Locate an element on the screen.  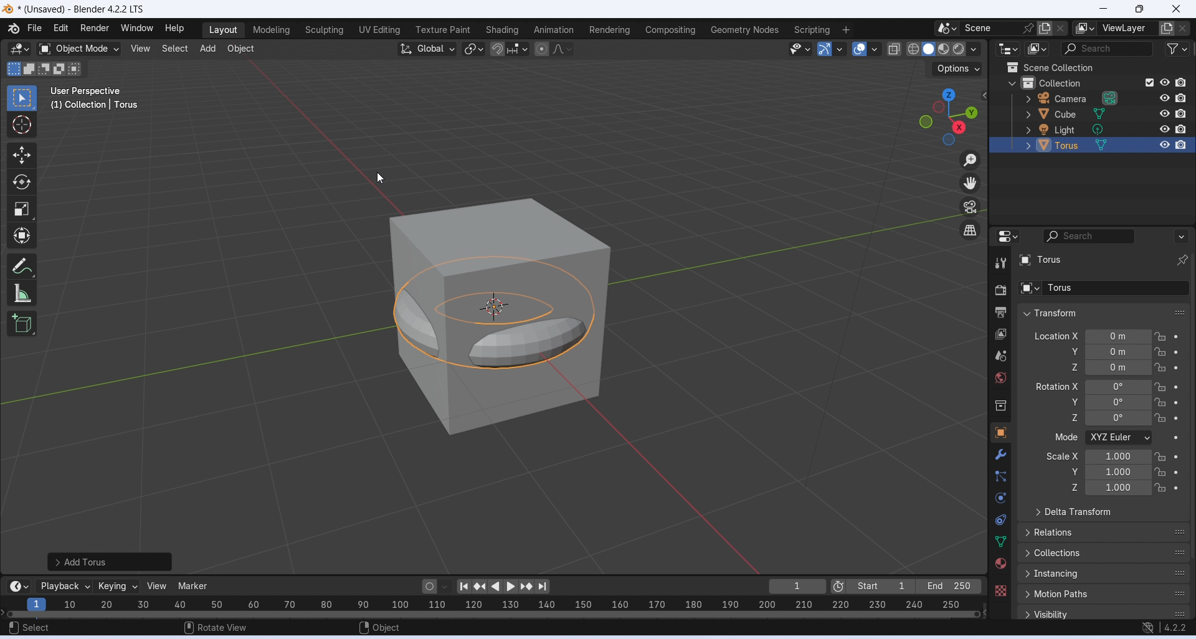
Select is located at coordinates (174, 49).